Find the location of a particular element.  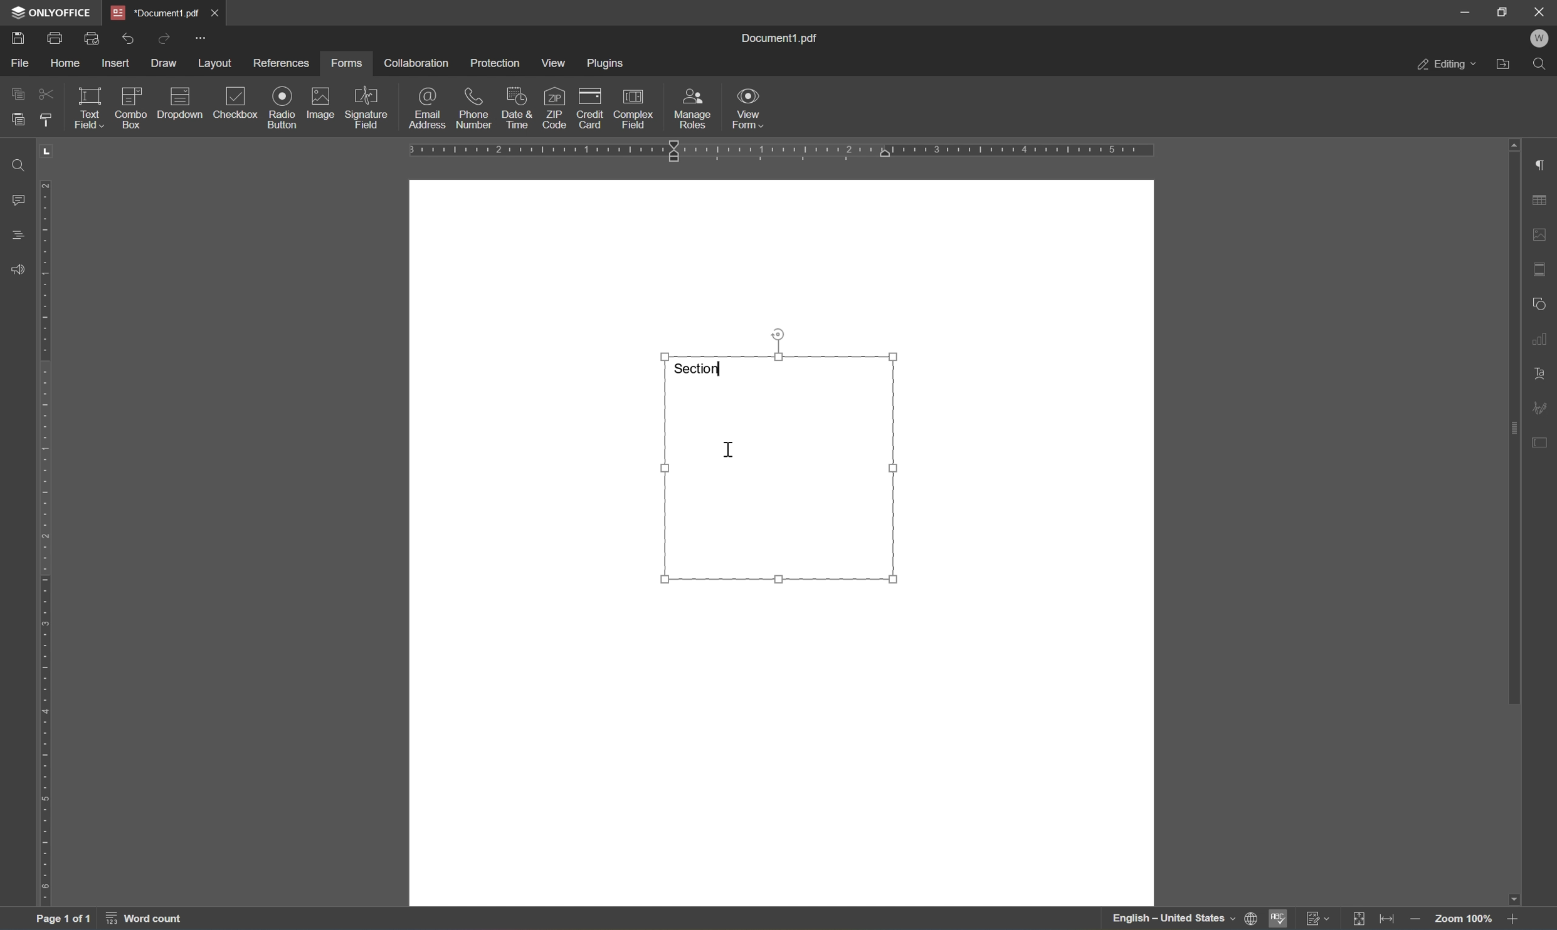

combo box is located at coordinates (132, 105).